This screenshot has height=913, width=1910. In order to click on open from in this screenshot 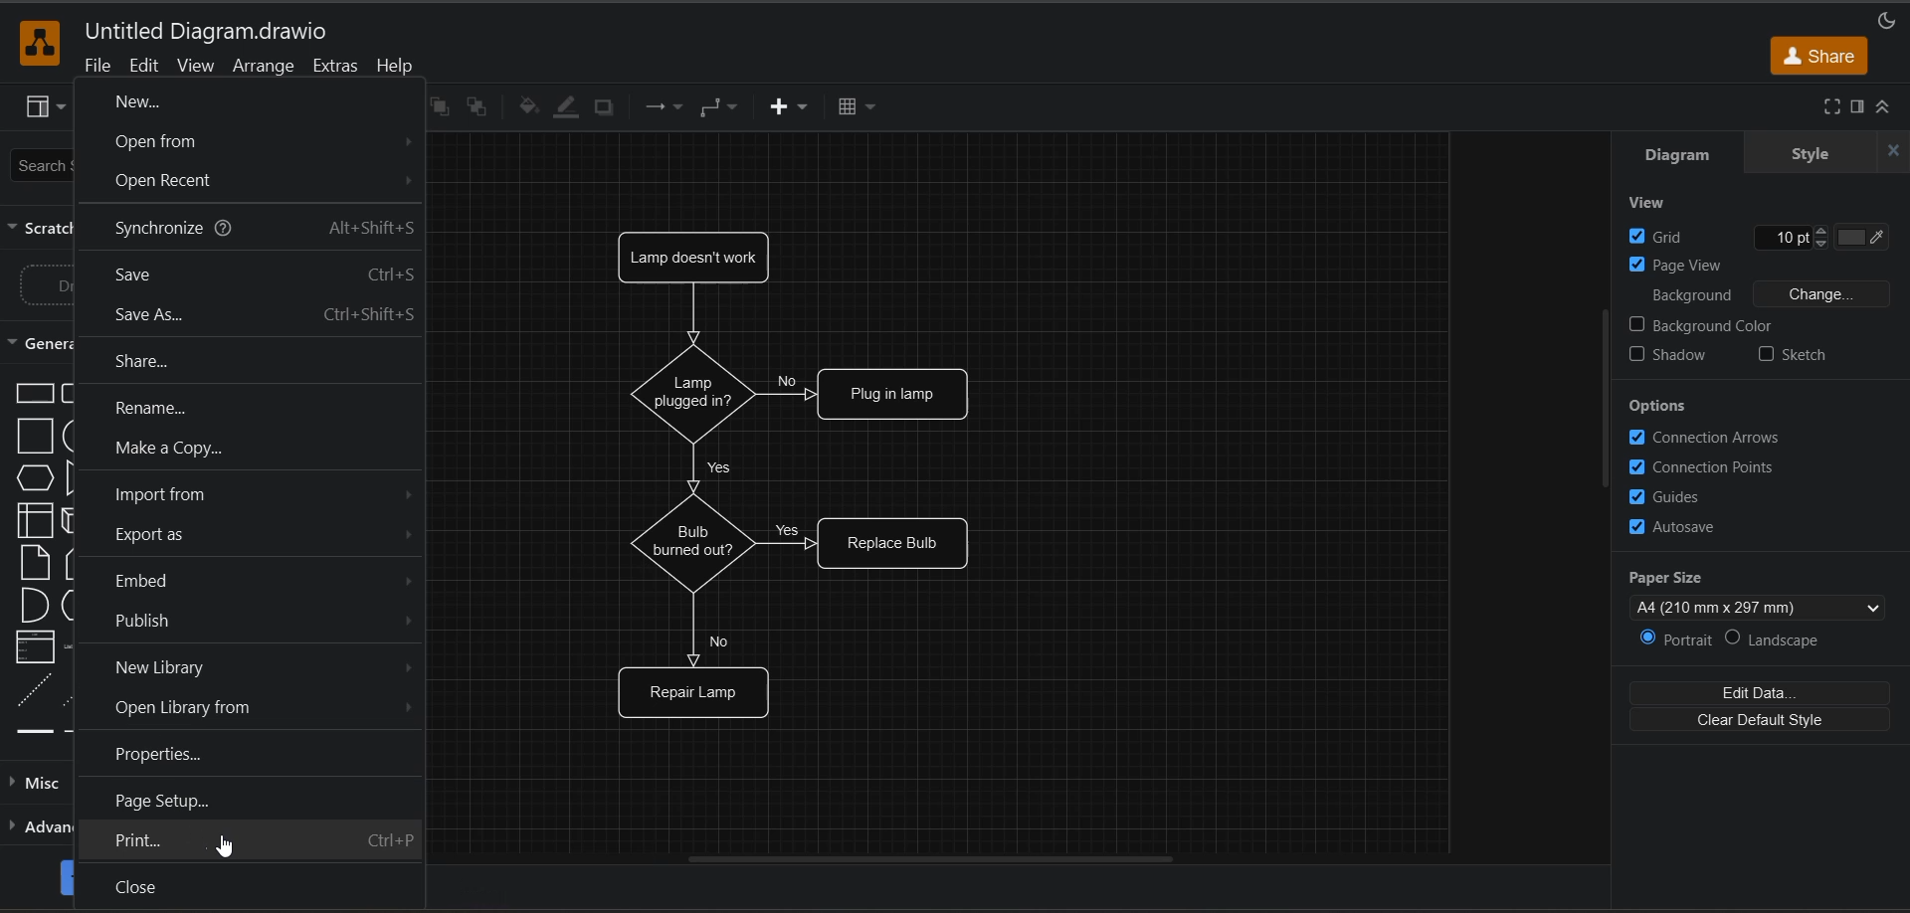, I will do `click(265, 139)`.